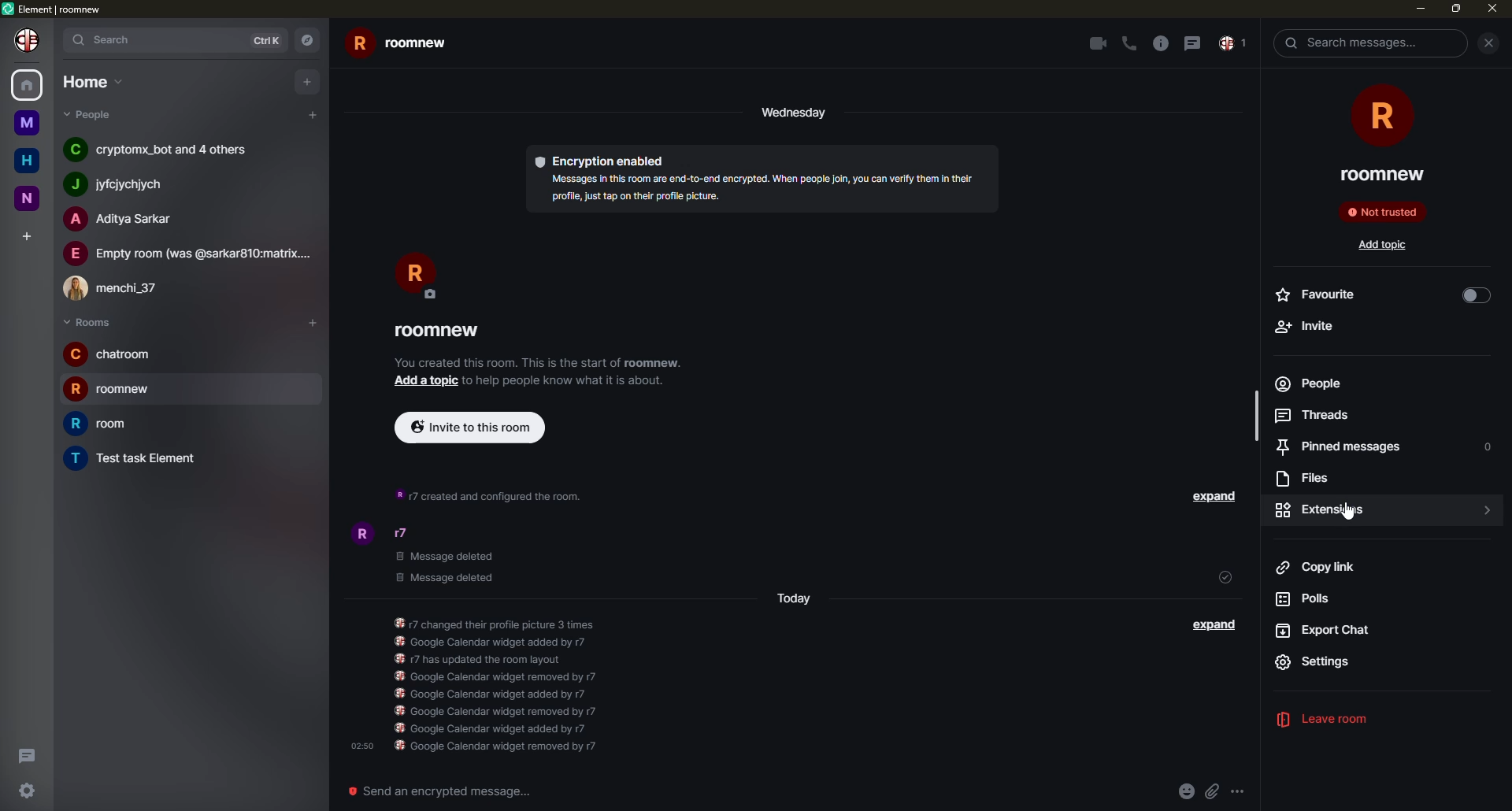 This screenshot has width=1512, height=811. Describe the element at coordinates (448, 792) in the screenshot. I see `send an emergency message` at that location.